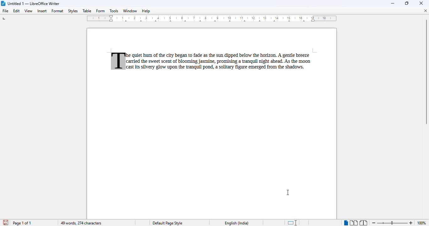 The image size is (429, 226). What do you see at coordinates (22, 223) in the screenshot?
I see `page 1 of 1` at bounding box center [22, 223].